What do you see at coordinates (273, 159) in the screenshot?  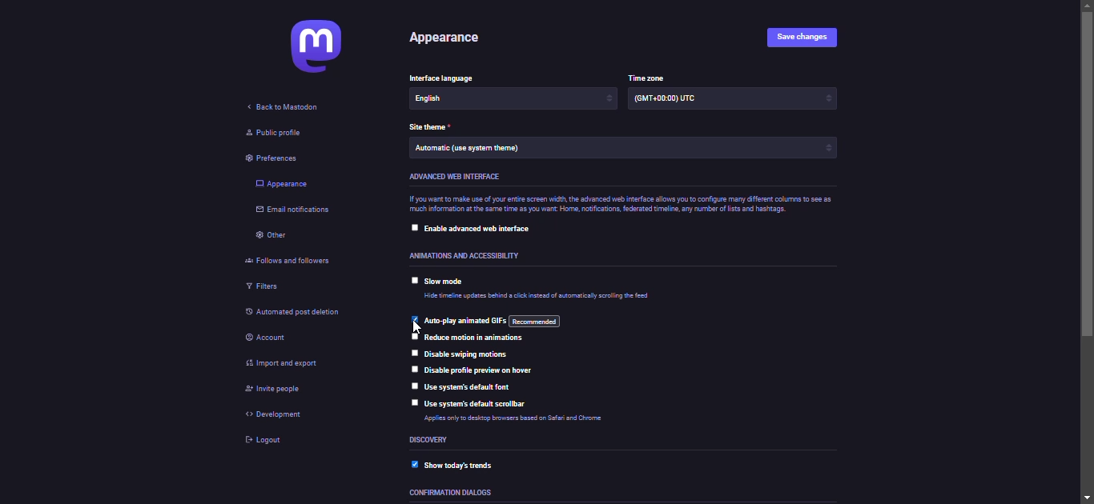 I see `preferences` at bounding box center [273, 159].